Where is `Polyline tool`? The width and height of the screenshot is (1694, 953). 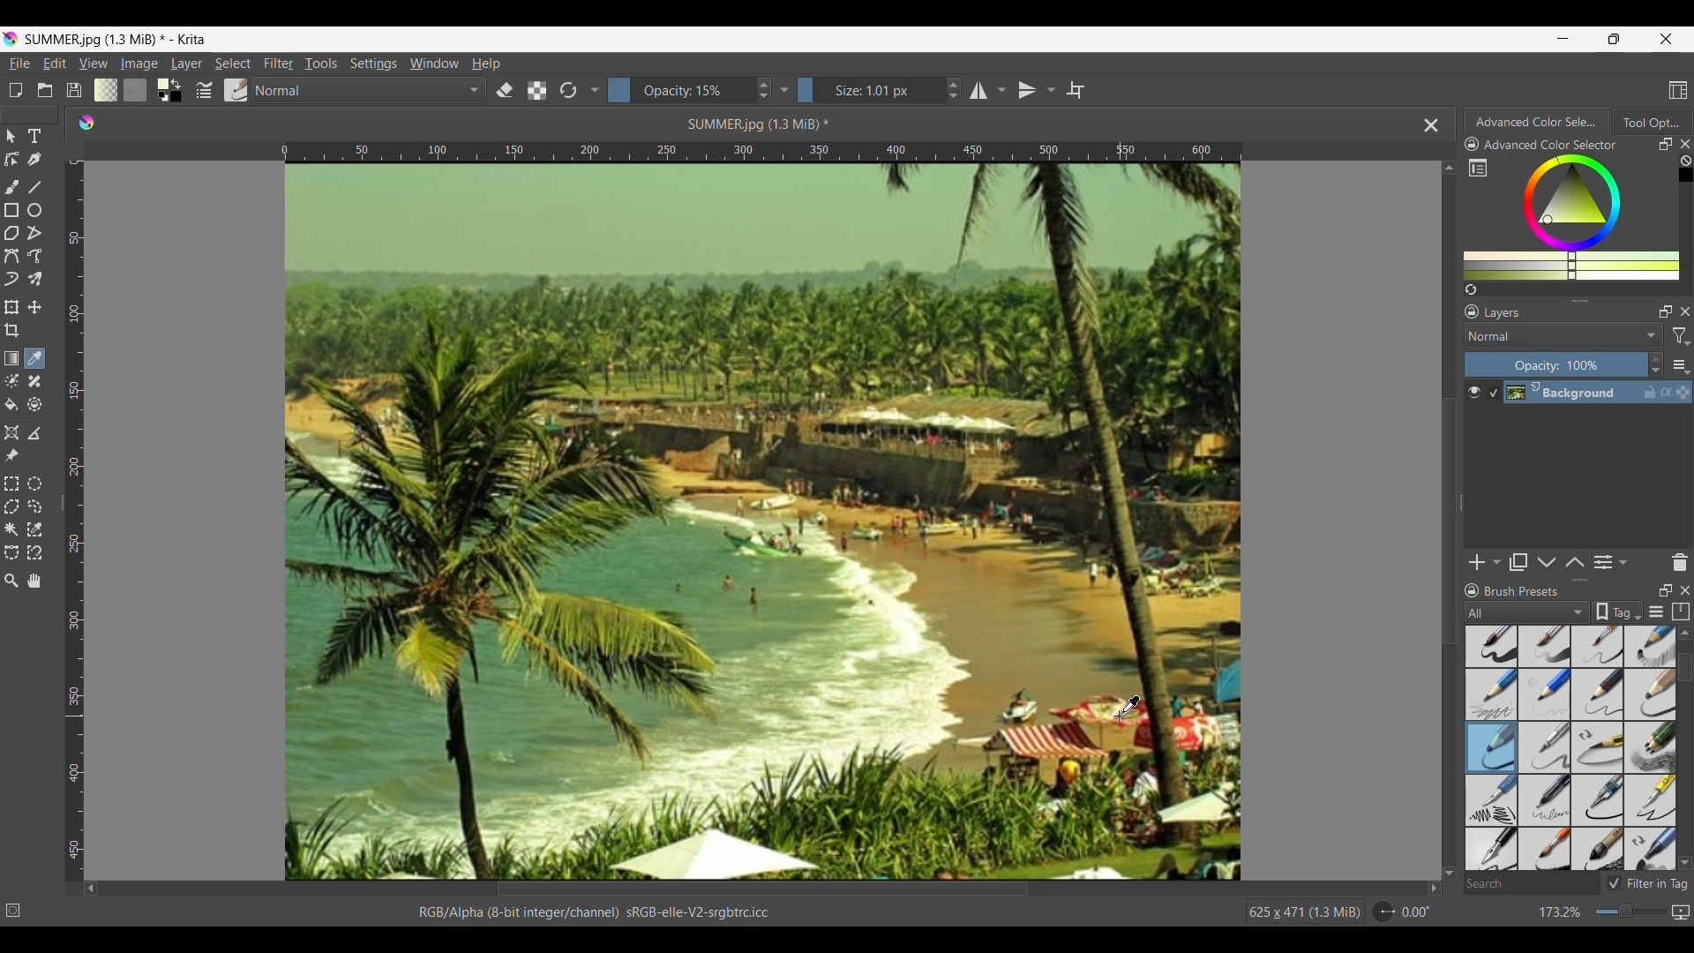 Polyline tool is located at coordinates (34, 233).